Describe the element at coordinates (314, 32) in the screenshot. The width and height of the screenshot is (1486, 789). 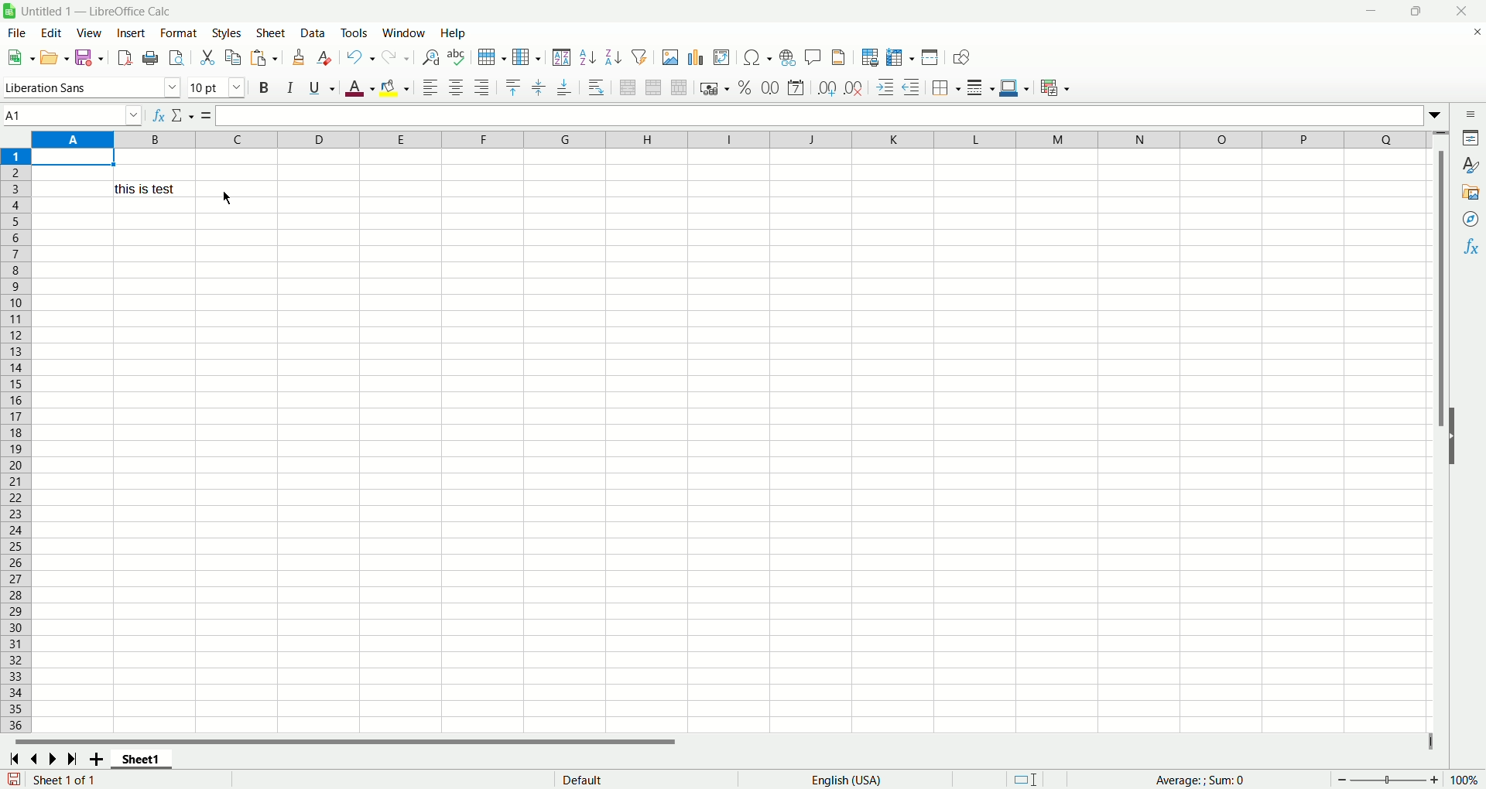
I see `data` at that location.